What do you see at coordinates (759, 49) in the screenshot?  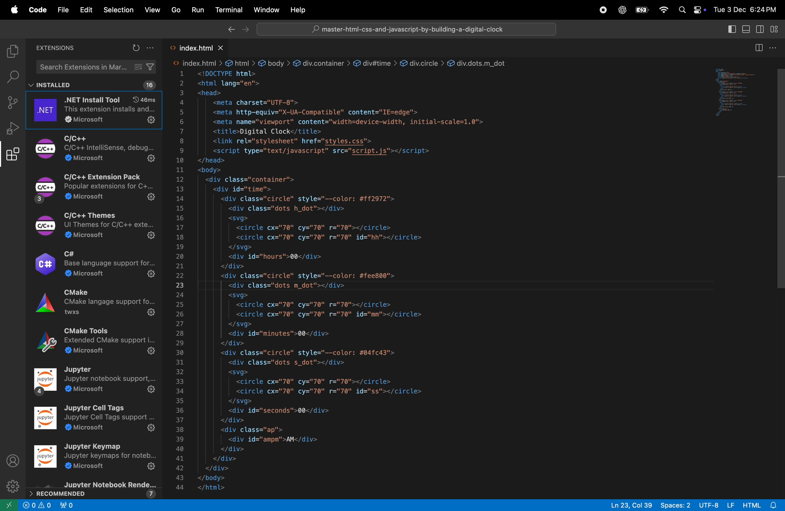 I see `split editor` at bounding box center [759, 49].